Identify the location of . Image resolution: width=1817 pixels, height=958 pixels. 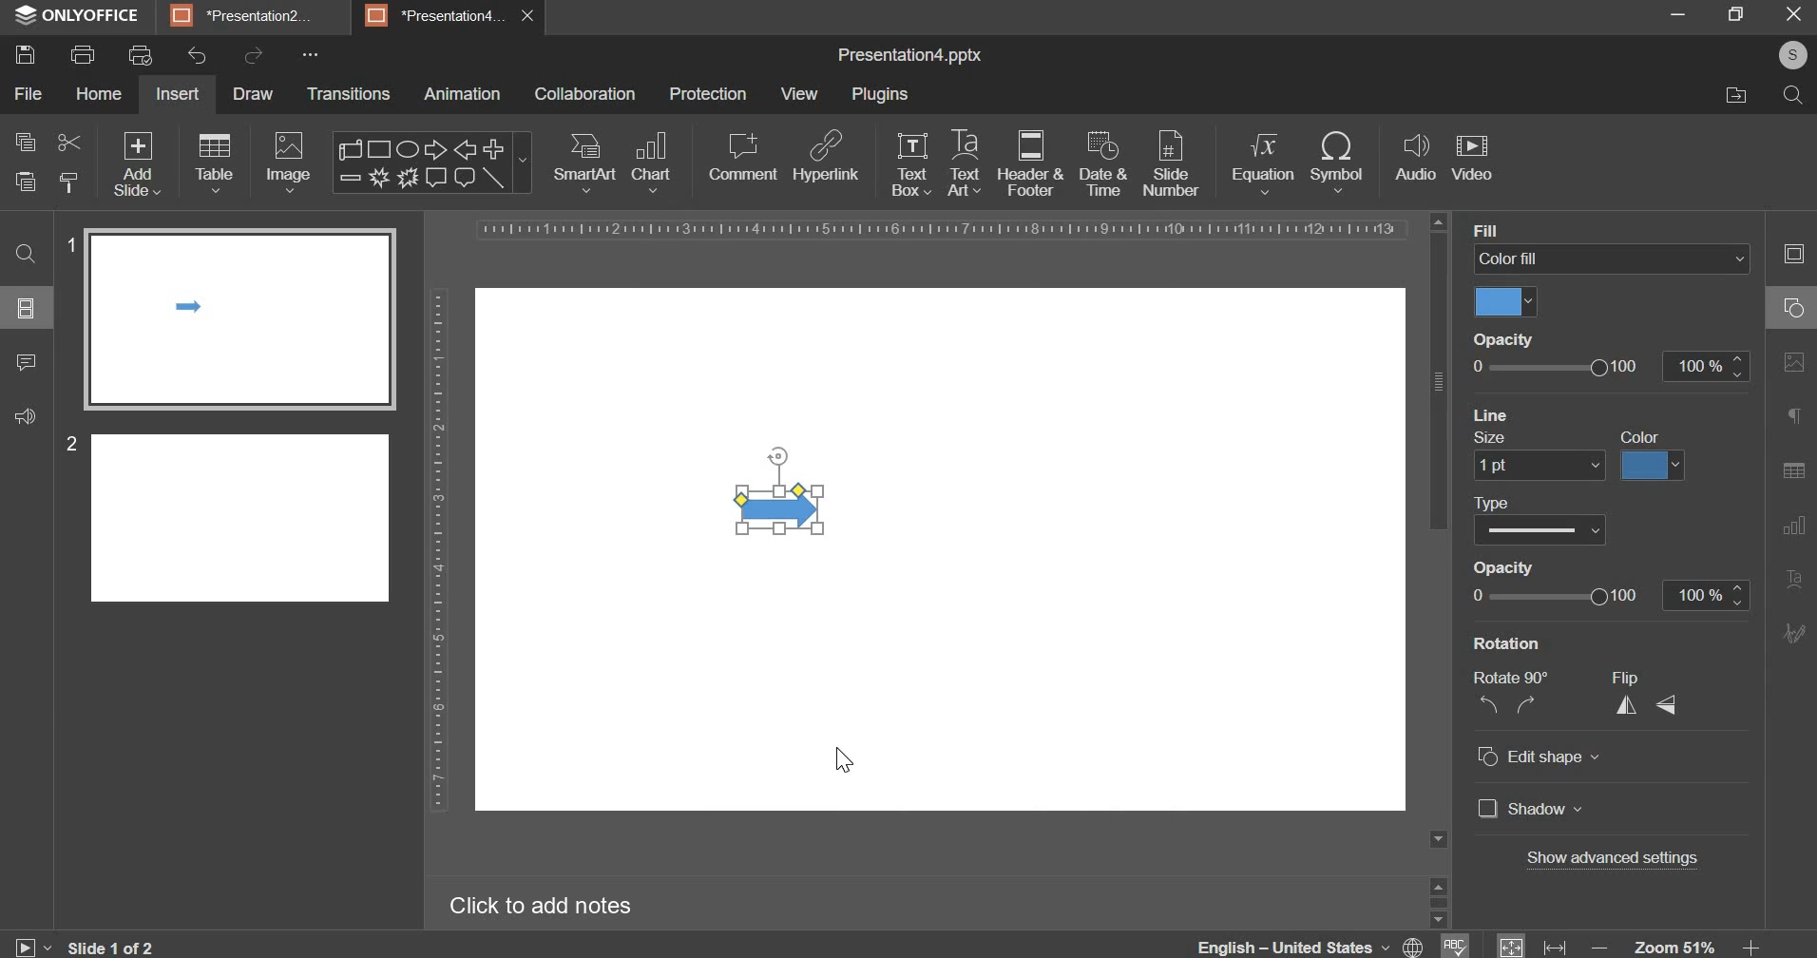
(1662, 465).